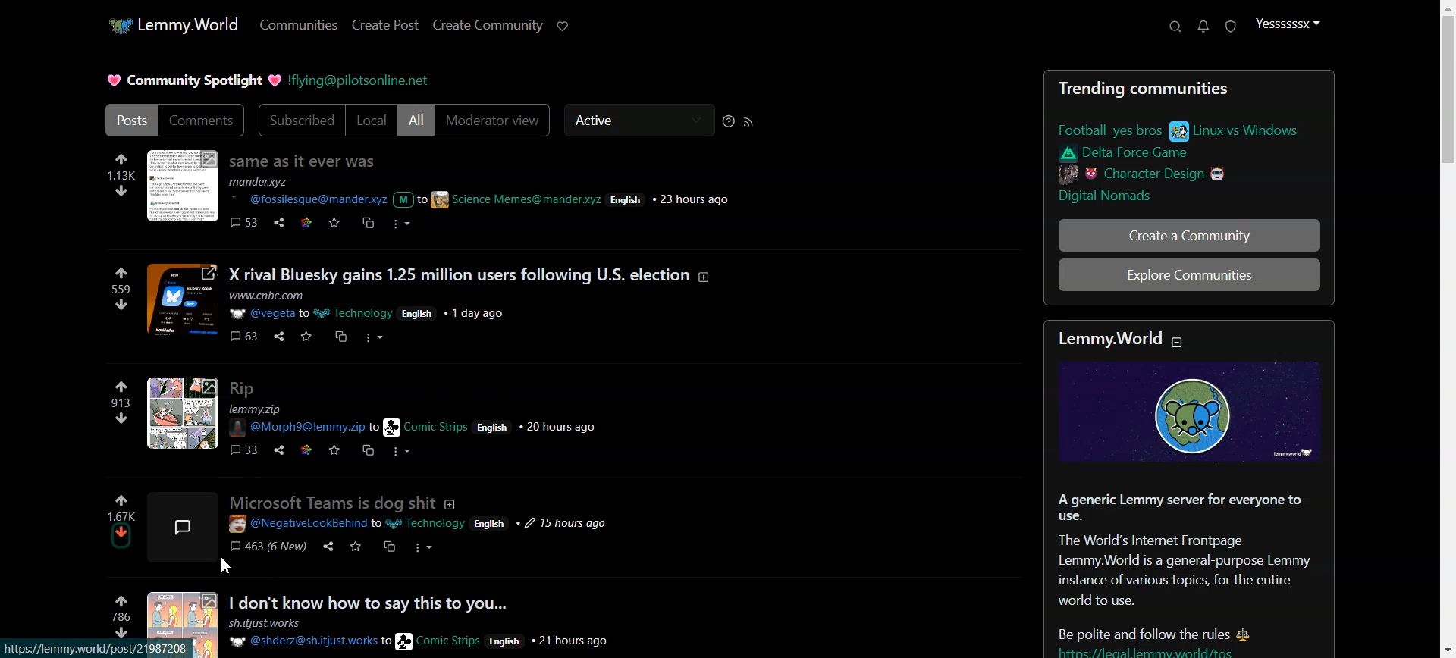 Image resolution: width=1456 pixels, height=658 pixels. What do you see at coordinates (121, 536) in the screenshot?
I see `Downvote` at bounding box center [121, 536].